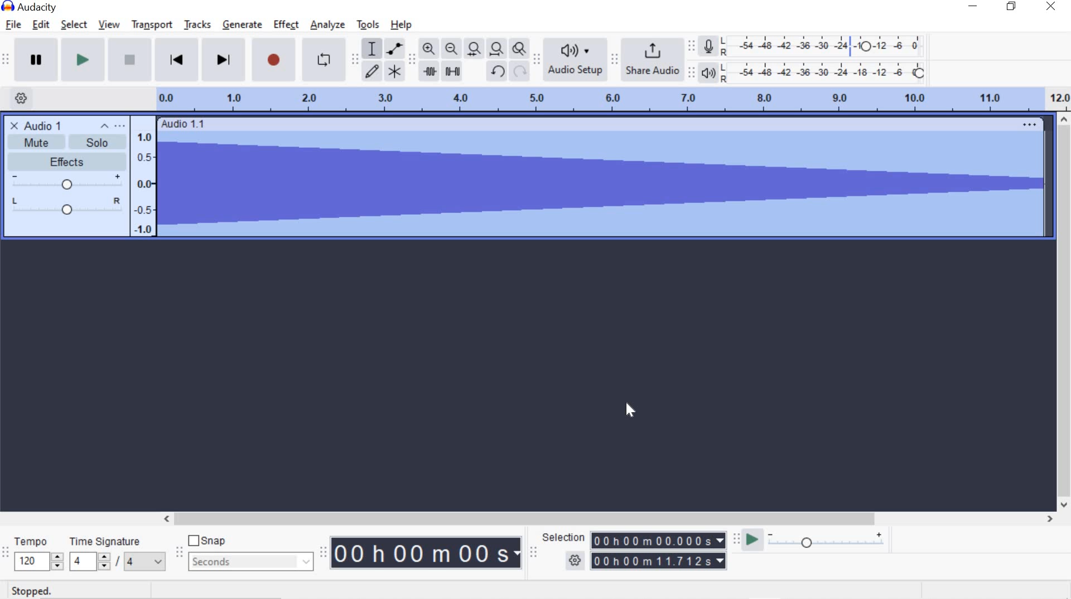 The image size is (1071, 599). Describe the element at coordinates (411, 63) in the screenshot. I see `Edit toolbar` at that location.